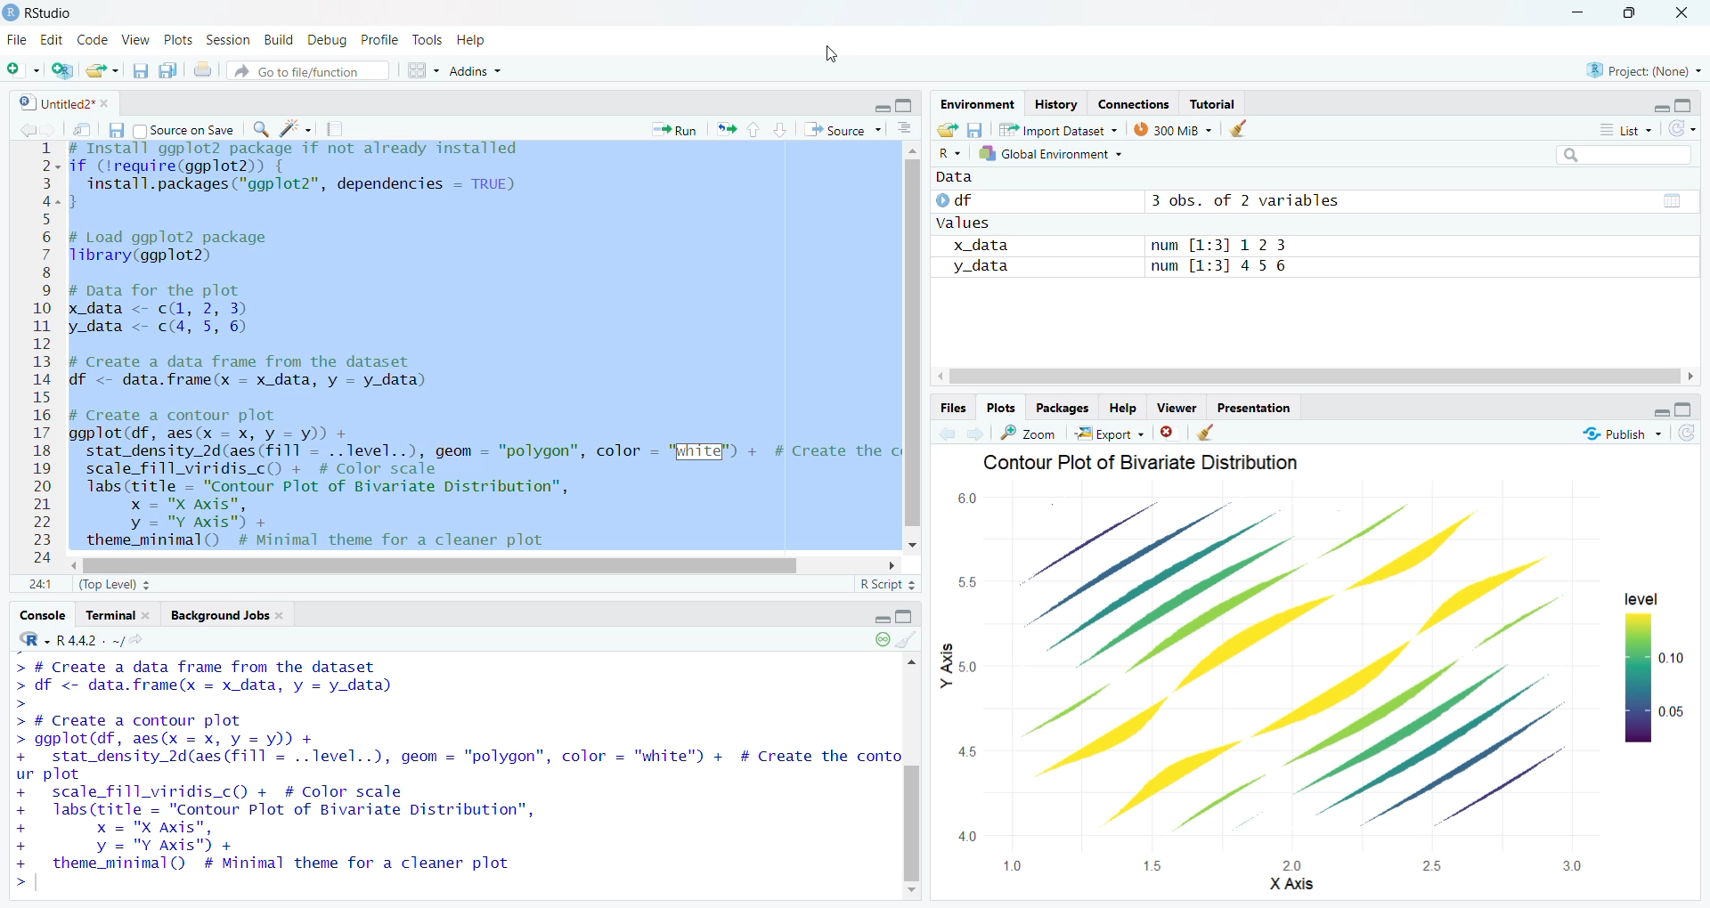  I want to click on Environment, so click(975, 104).